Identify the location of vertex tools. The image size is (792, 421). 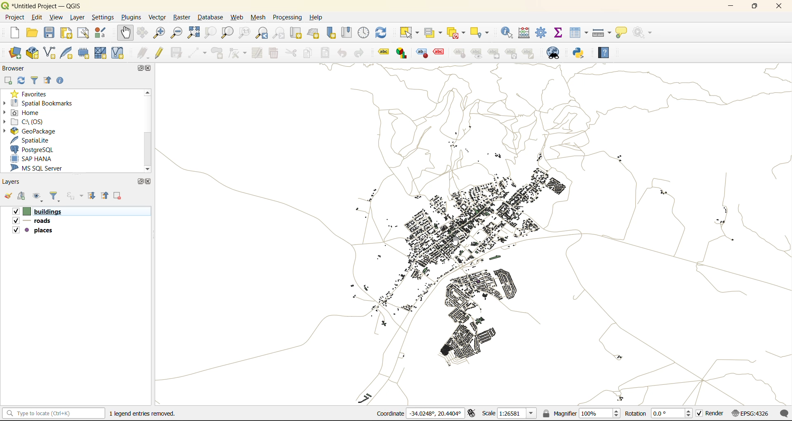
(238, 53).